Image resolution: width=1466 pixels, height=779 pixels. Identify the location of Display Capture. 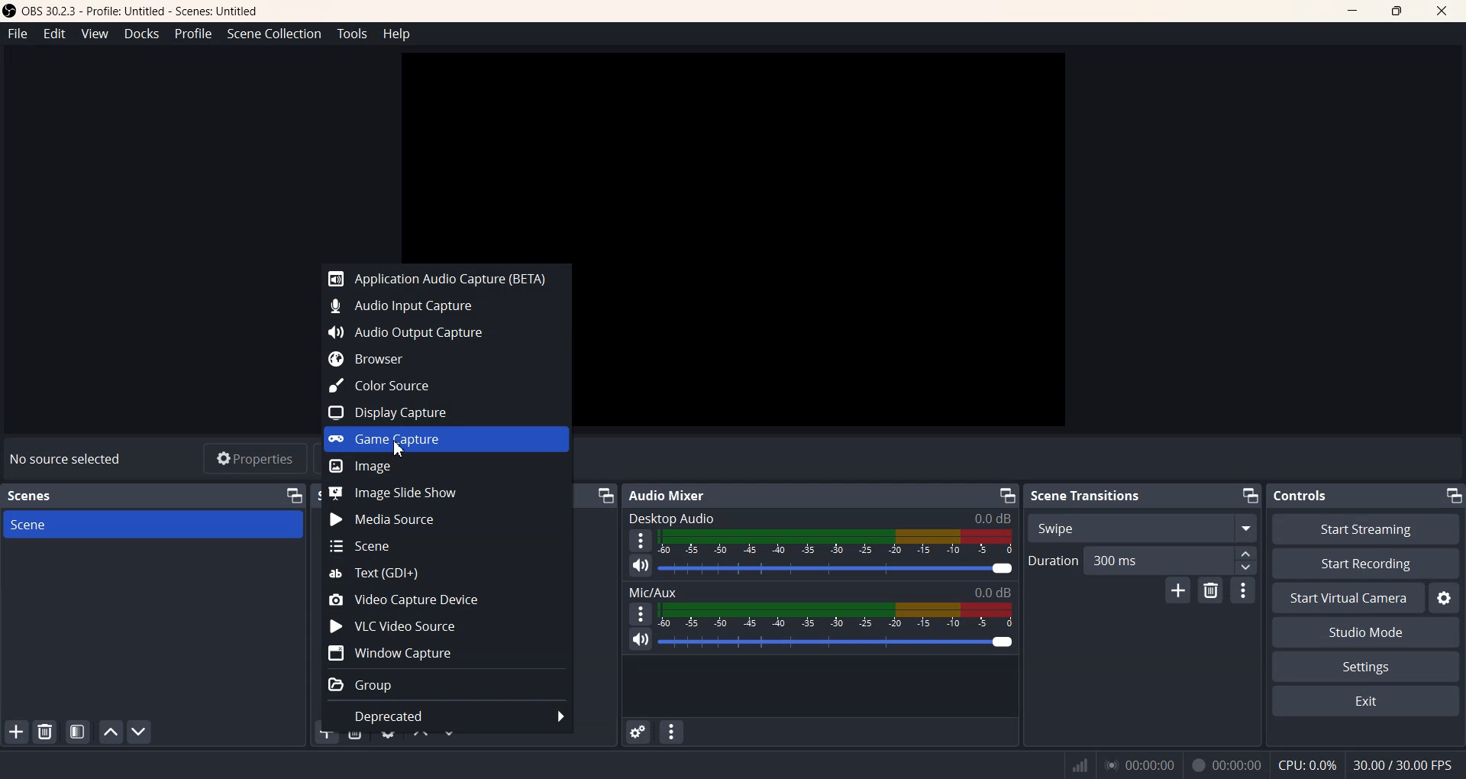
(438, 412).